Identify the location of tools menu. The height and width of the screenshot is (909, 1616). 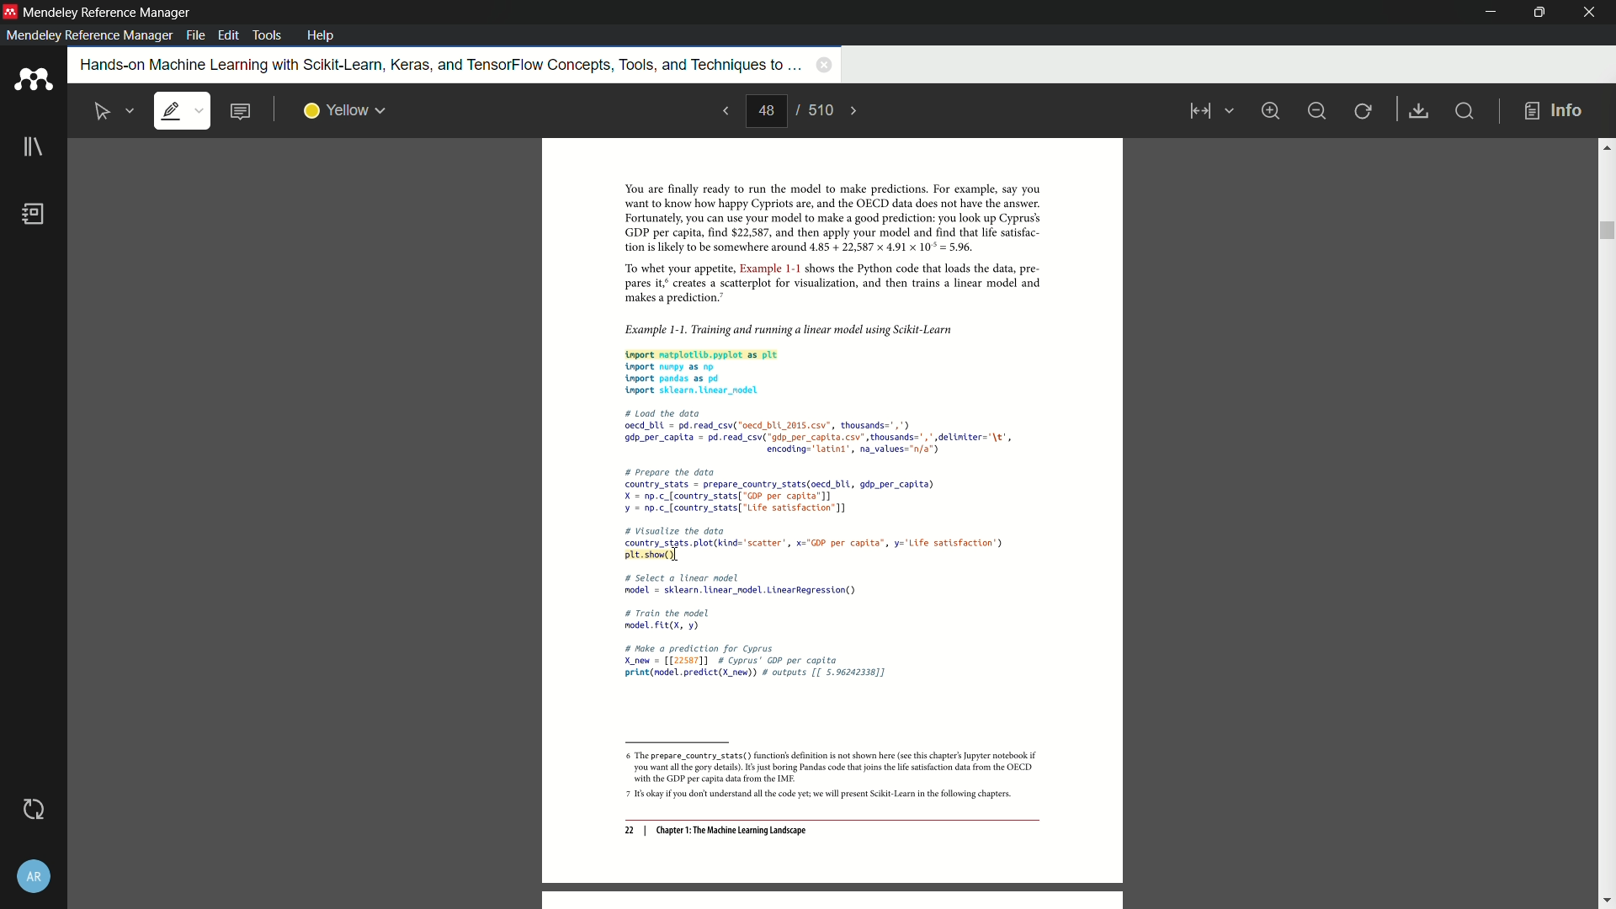
(266, 35).